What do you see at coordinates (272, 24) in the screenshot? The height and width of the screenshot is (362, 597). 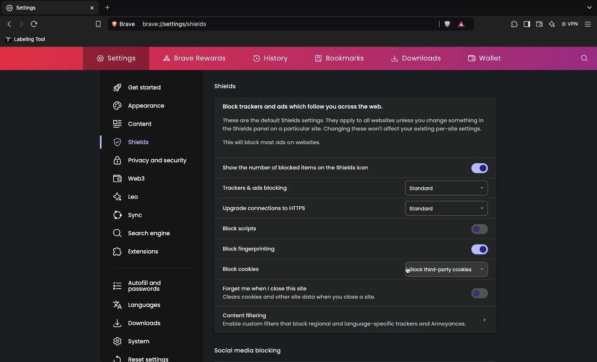 I see `Search` at bounding box center [272, 24].